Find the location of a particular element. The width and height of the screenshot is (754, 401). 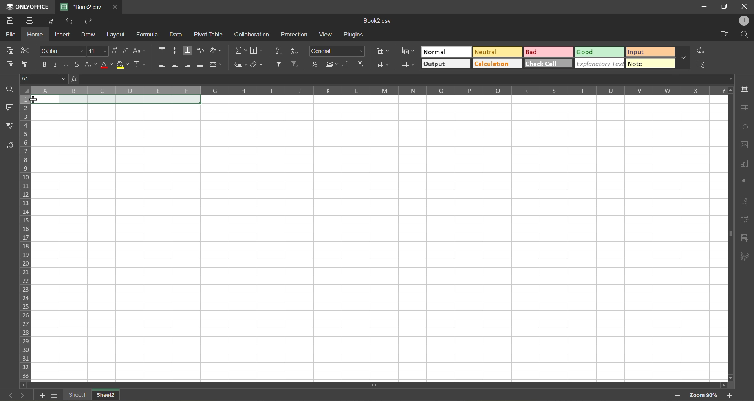

select all cells is located at coordinates (24, 91).